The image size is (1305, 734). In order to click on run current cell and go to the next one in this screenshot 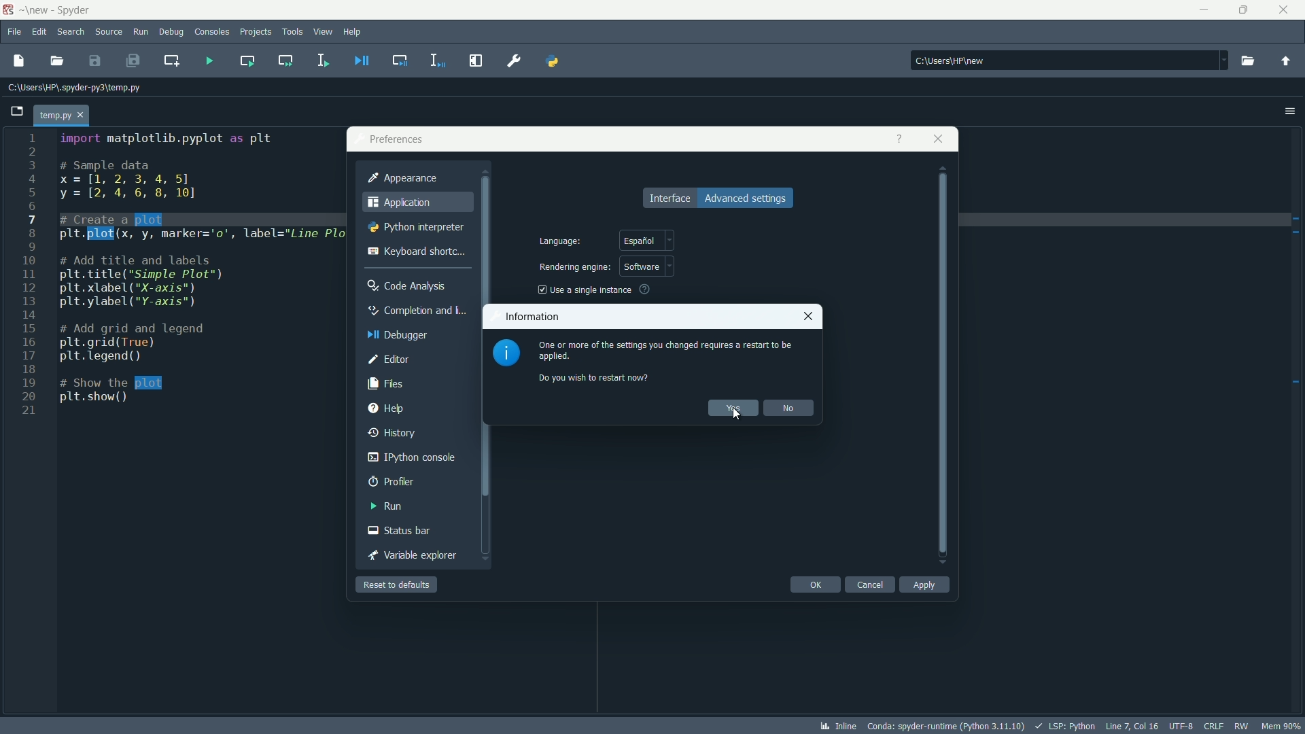, I will do `click(285, 60)`.